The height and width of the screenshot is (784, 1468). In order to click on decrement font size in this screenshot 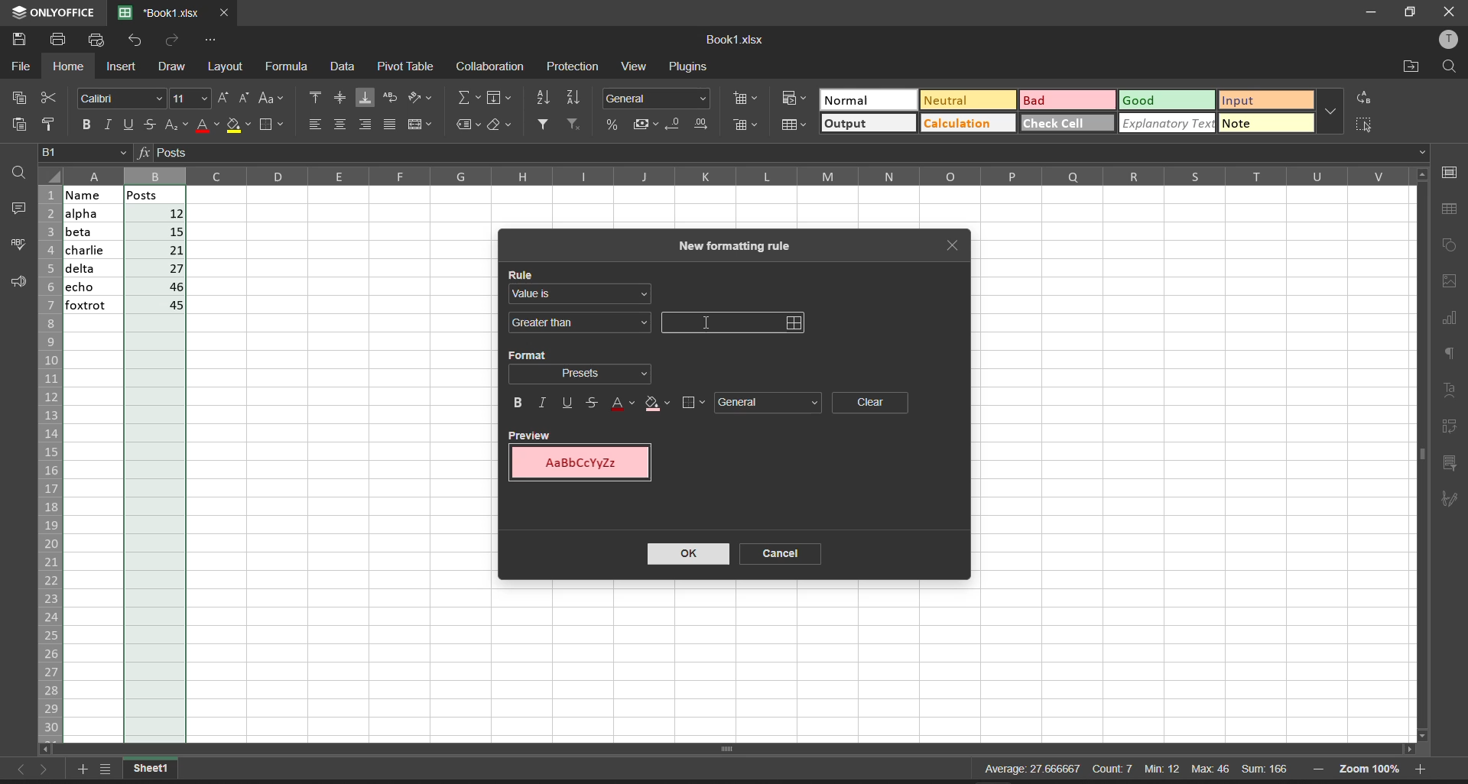, I will do `click(245, 96)`.